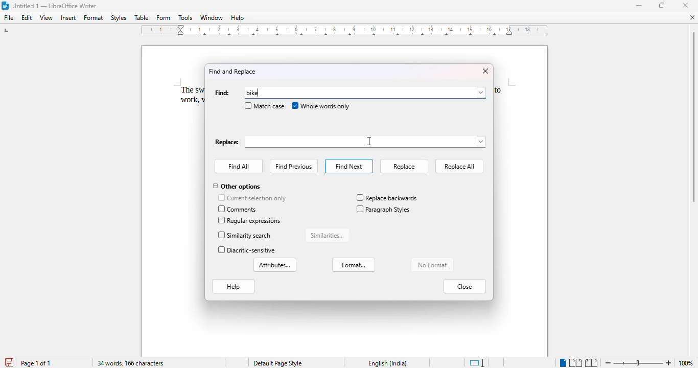  Describe the element at coordinates (5, 5) in the screenshot. I see `LibreOffice logo` at that location.